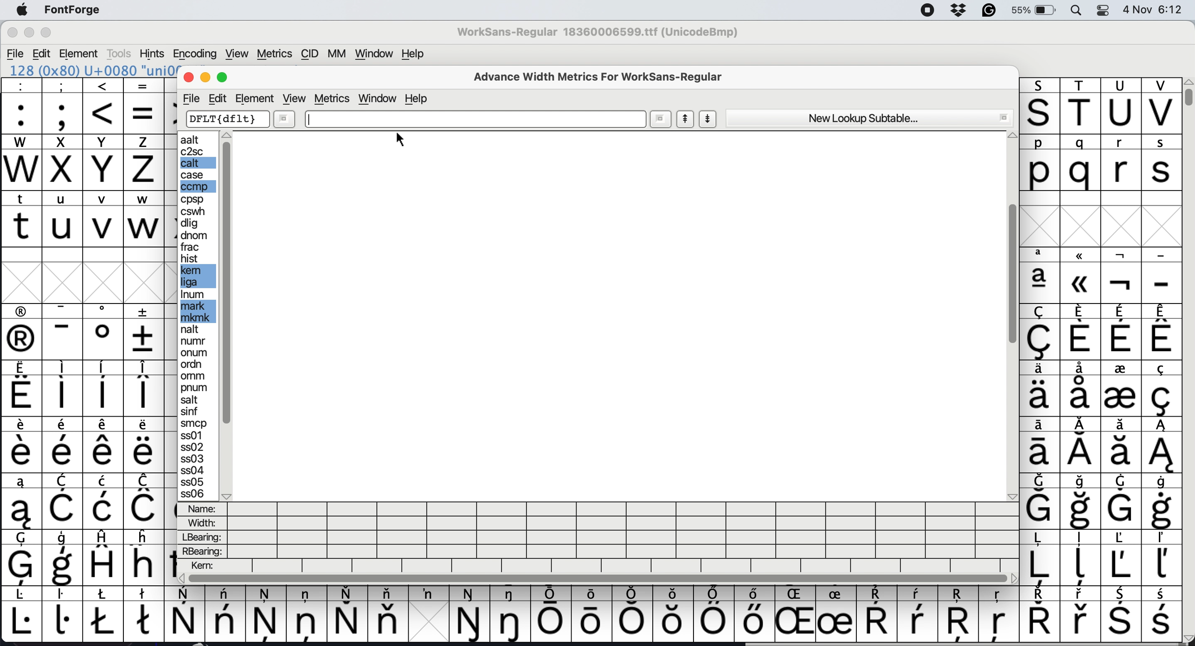  I want to click on File, so click(16, 51).